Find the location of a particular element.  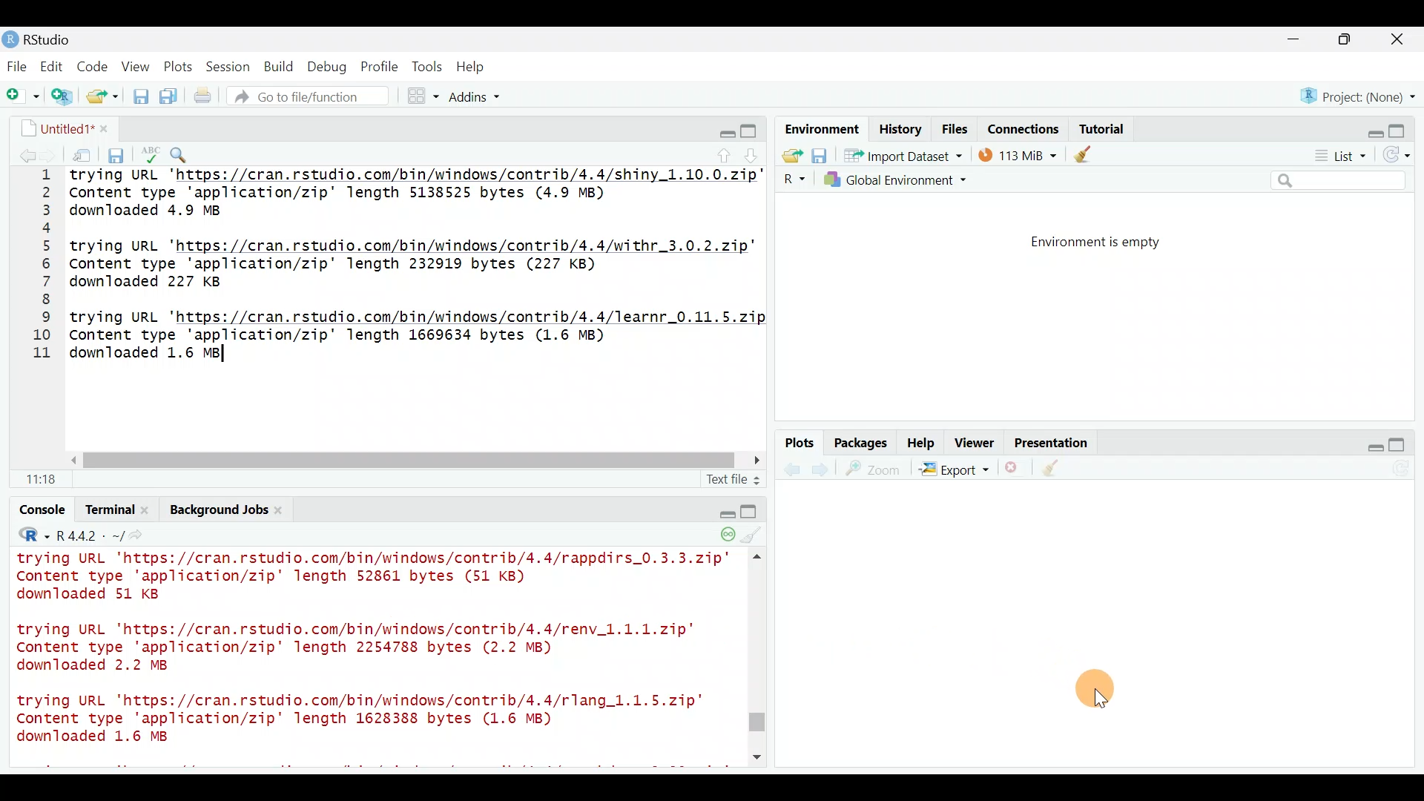

Refresh list of objects in the environment is located at coordinates (1402, 156).